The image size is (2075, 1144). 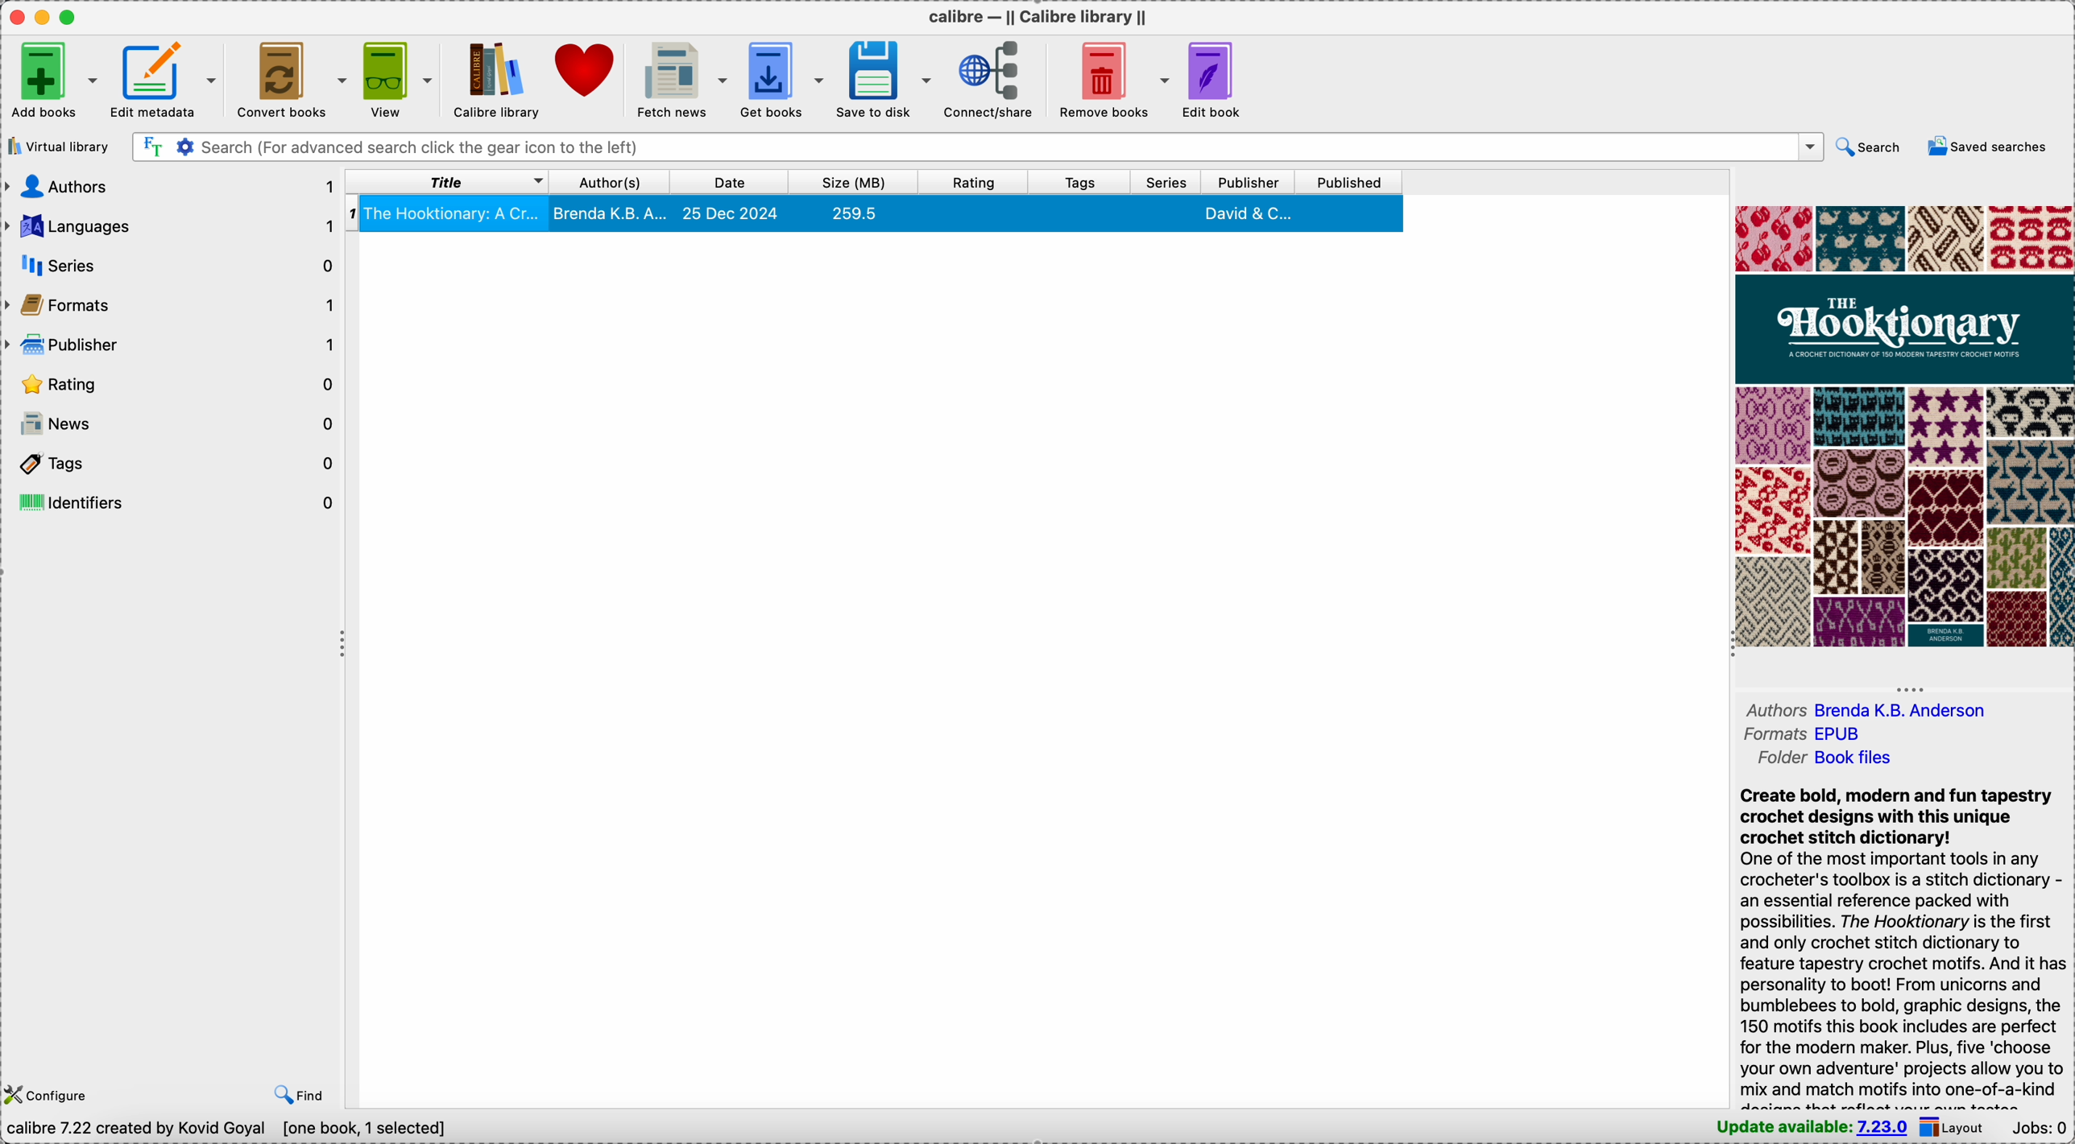 What do you see at coordinates (1956, 1127) in the screenshot?
I see `layout` at bounding box center [1956, 1127].